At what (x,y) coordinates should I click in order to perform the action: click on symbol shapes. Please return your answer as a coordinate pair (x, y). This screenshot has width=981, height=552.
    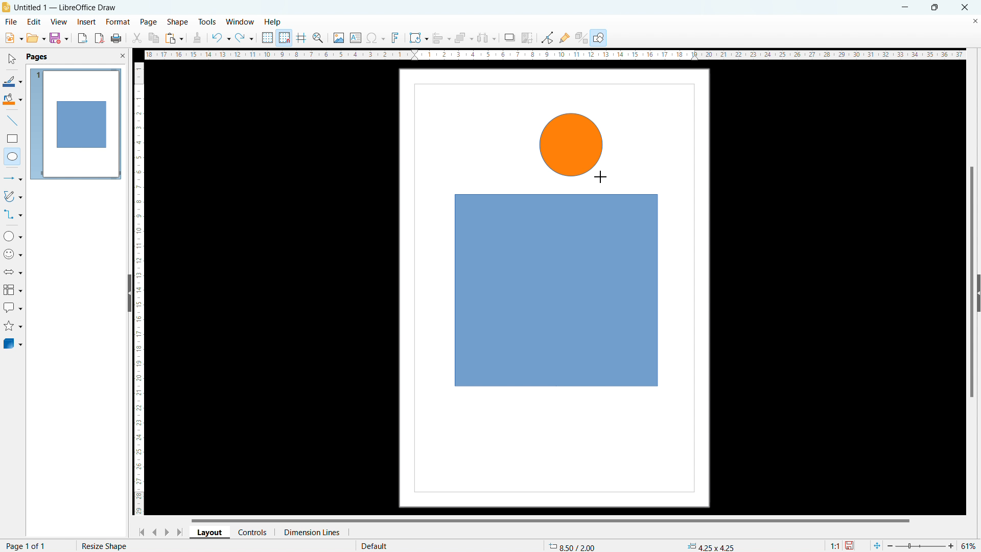
    Looking at the image, I should click on (13, 254).